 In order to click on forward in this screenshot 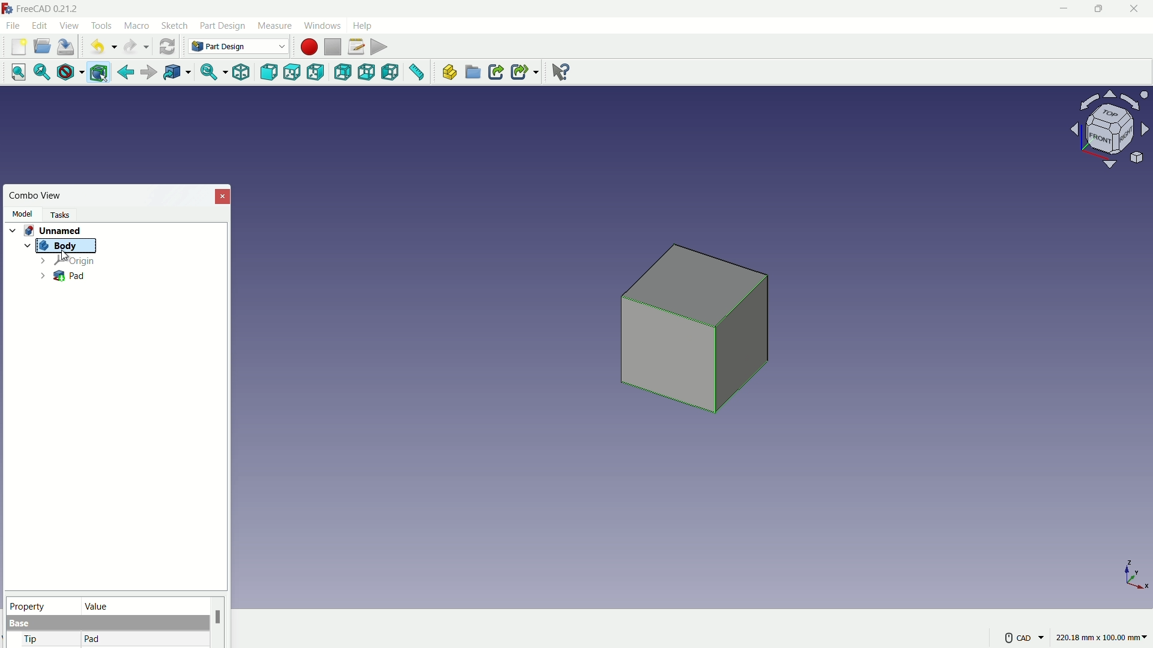, I will do `click(147, 74)`.